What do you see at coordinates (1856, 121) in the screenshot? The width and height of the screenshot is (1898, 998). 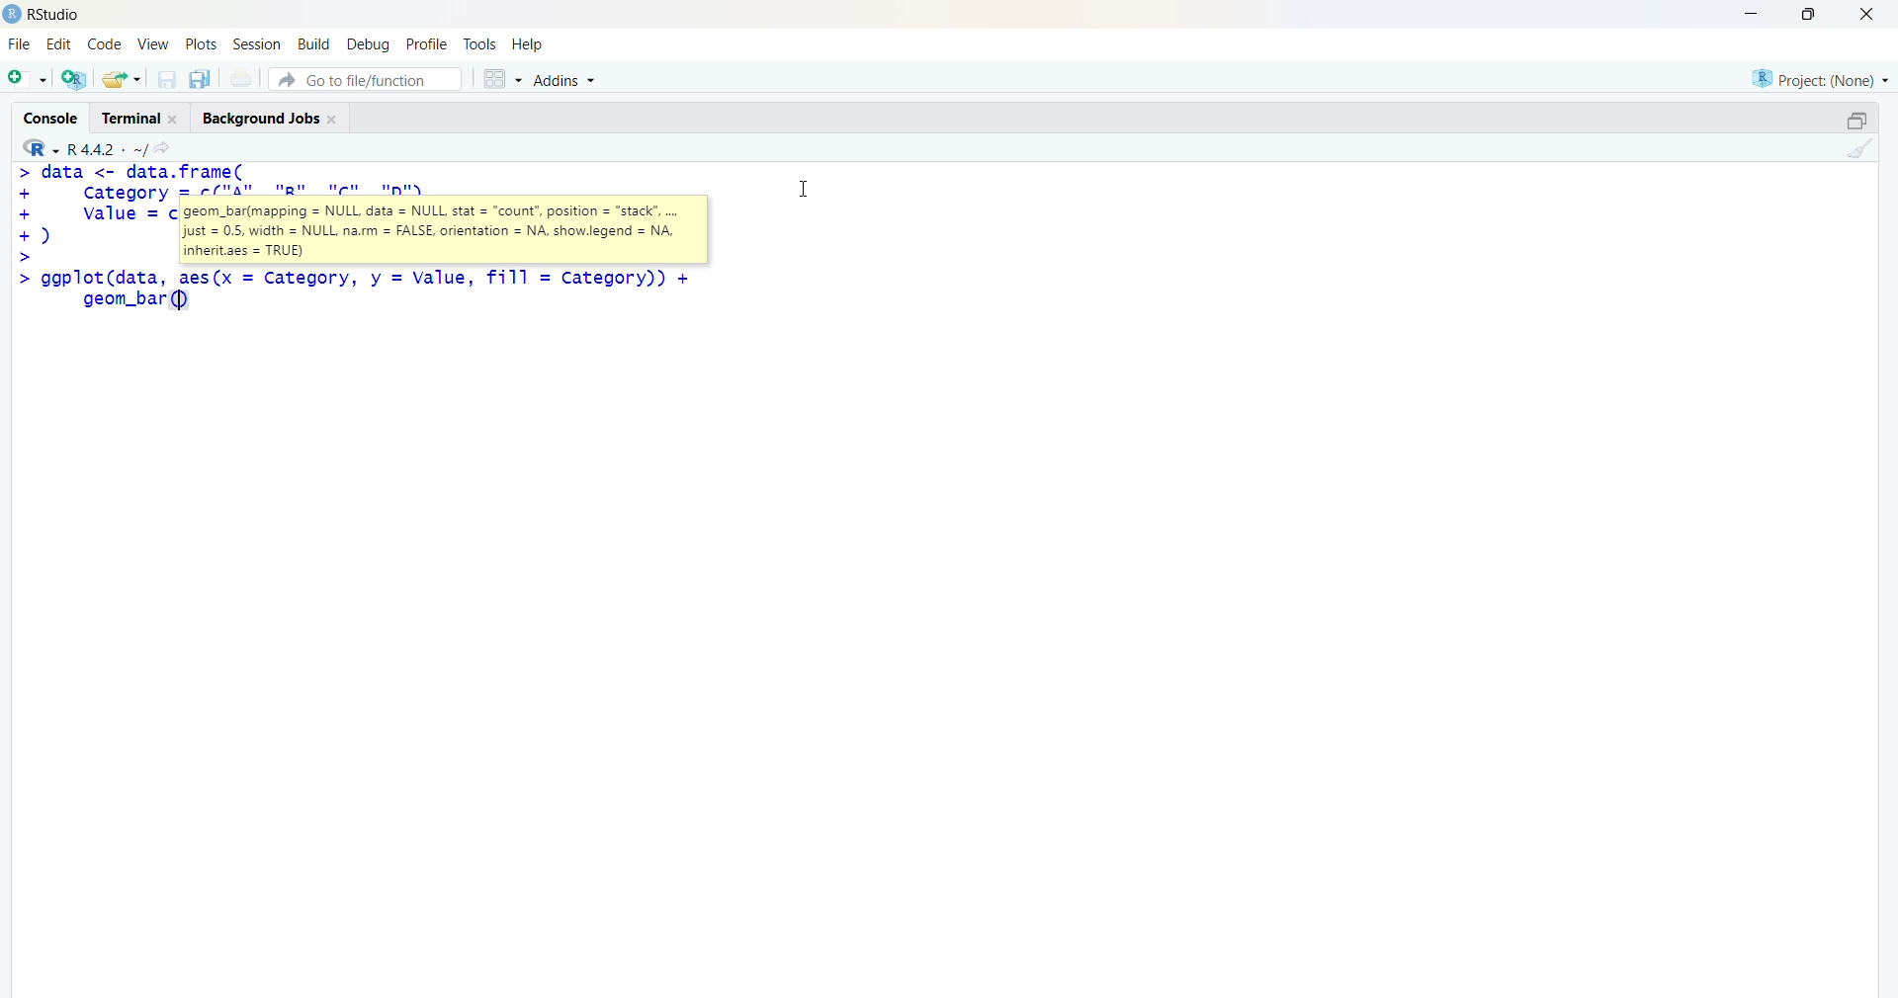 I see `maximize` at bounding box center [1856, 121].